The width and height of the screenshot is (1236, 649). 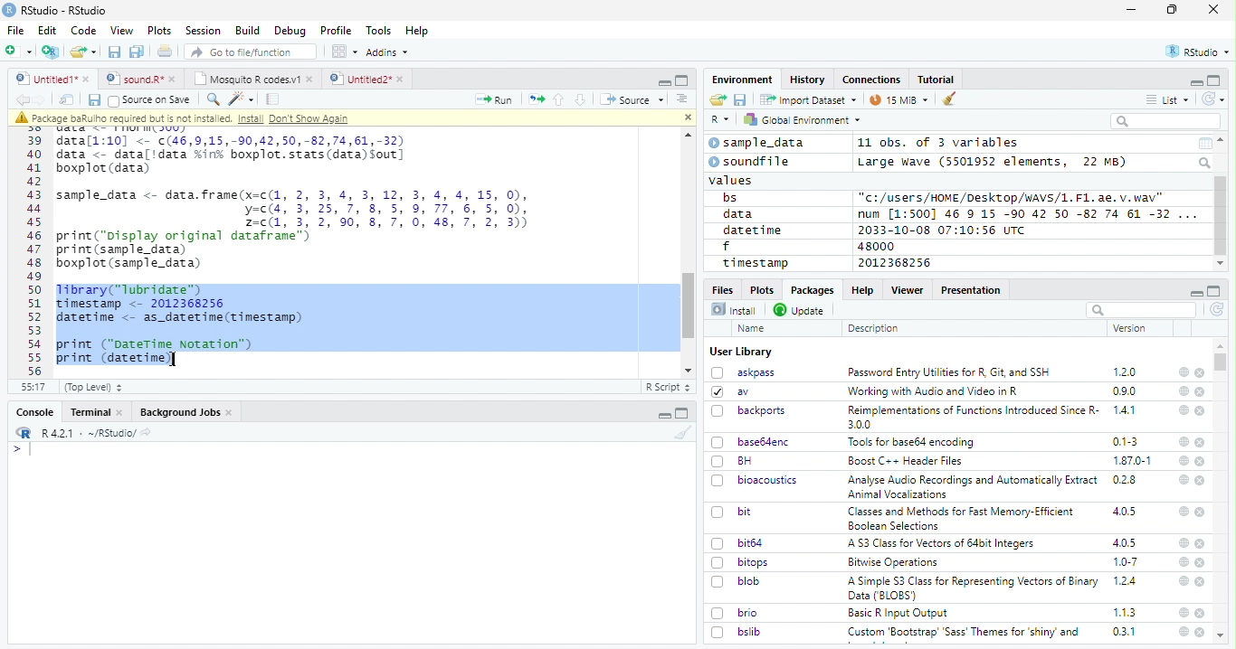 What do you see at coordinates (895, 562) in the screenshot?
I see `Bitwise Operations` at bounding box center [895, 562].